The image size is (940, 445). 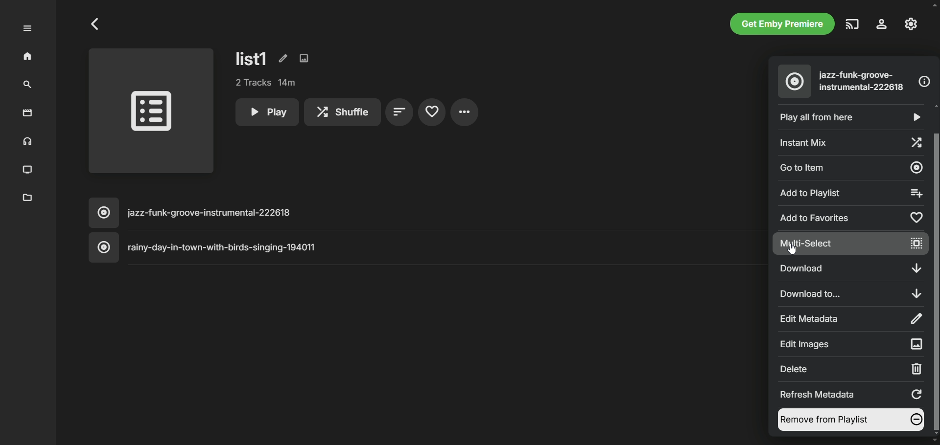 I want to click on edit metadata, so click(x=282, y=58).